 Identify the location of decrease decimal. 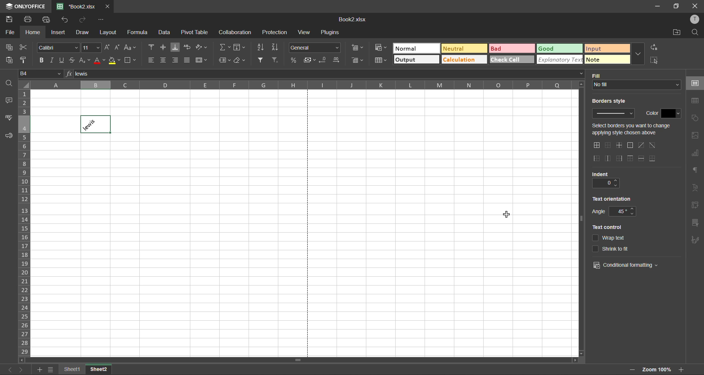
(323, 60).